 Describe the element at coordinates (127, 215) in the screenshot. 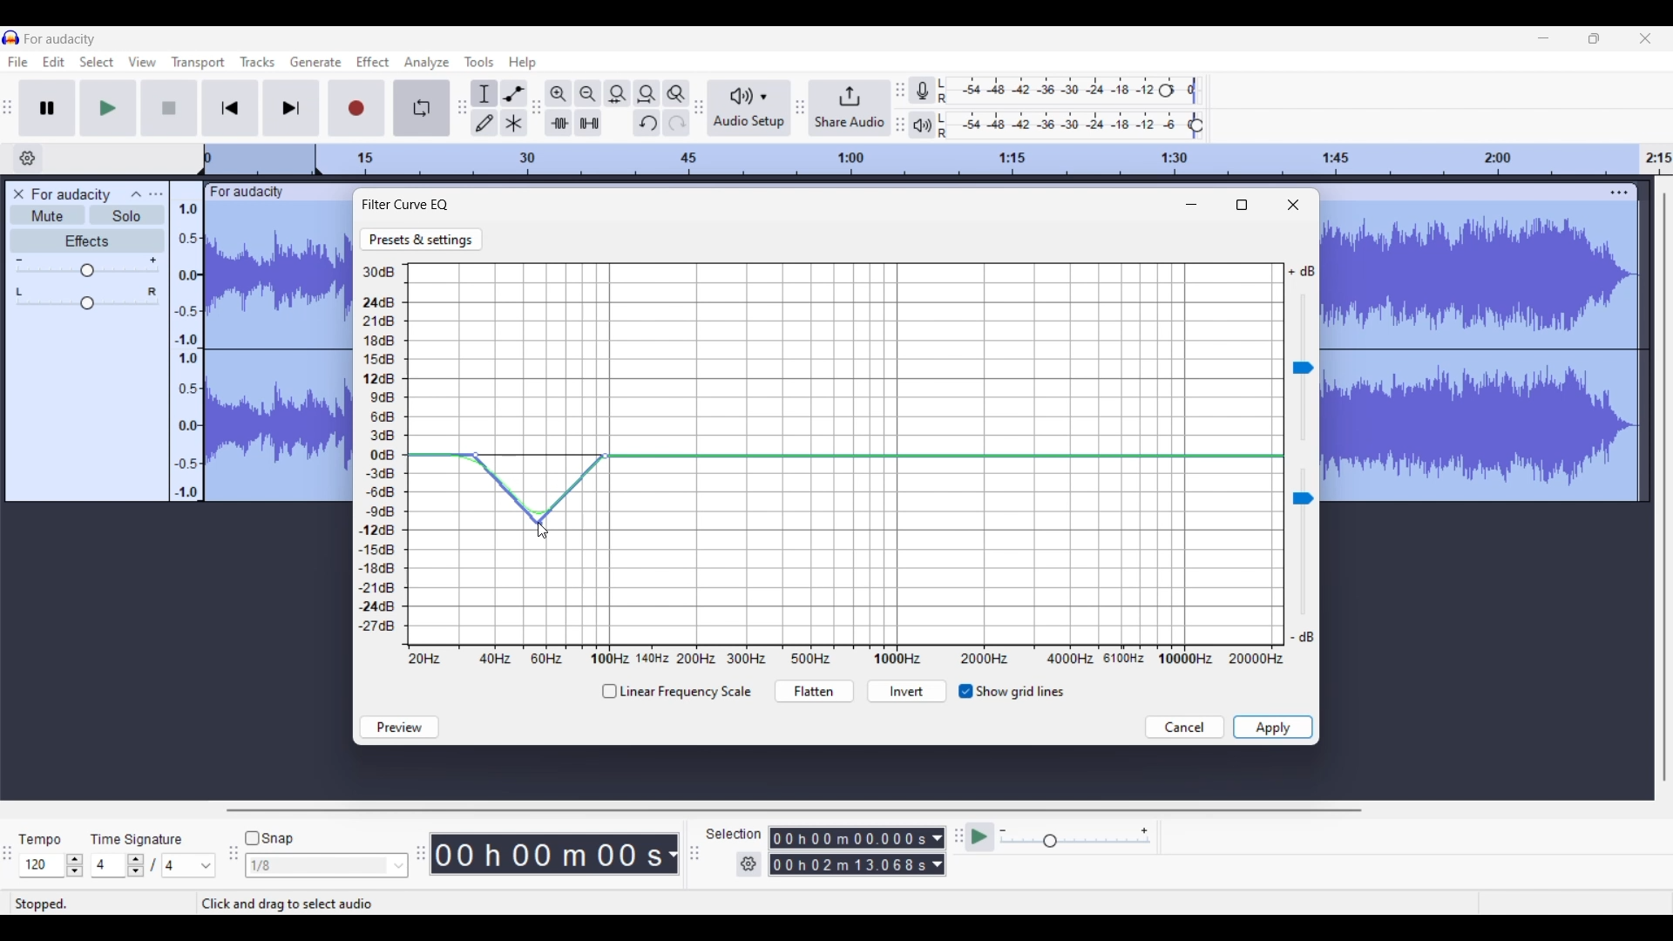

I see `Solo` at that location.